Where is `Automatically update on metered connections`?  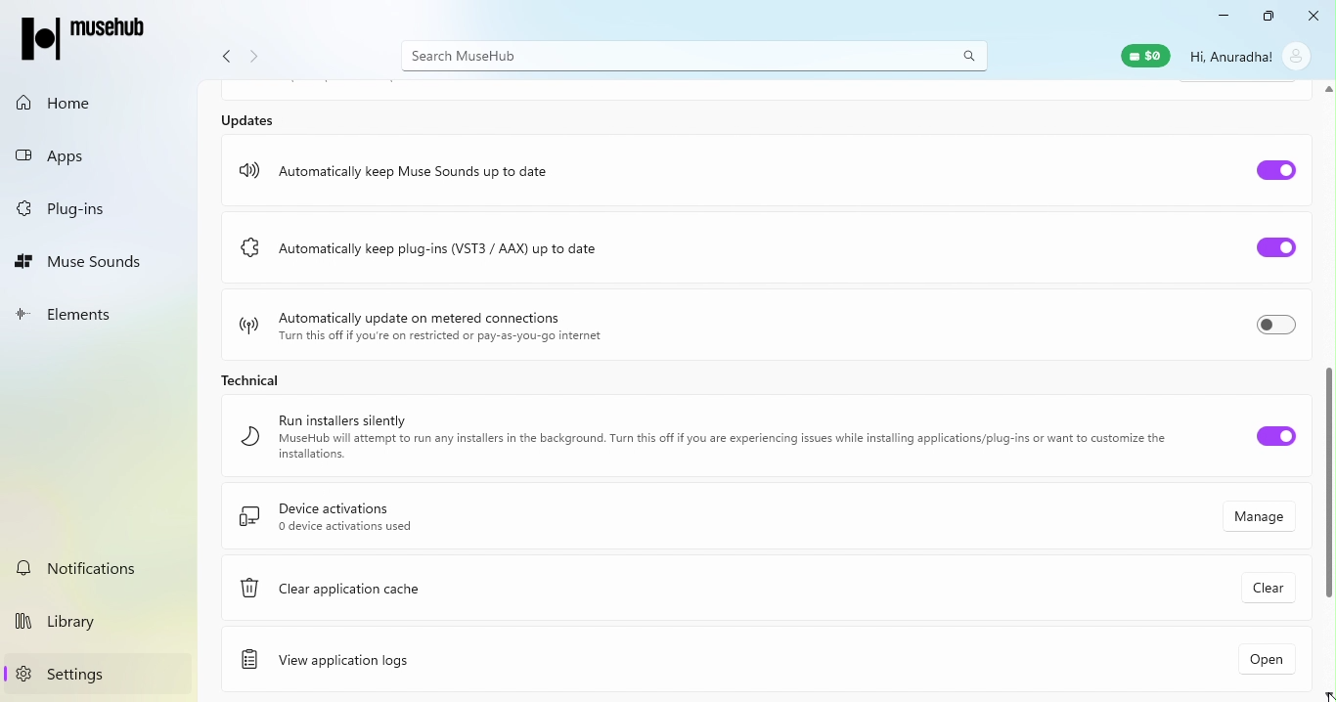 Automatically update on metered connections is located at coordinates (435, 327).